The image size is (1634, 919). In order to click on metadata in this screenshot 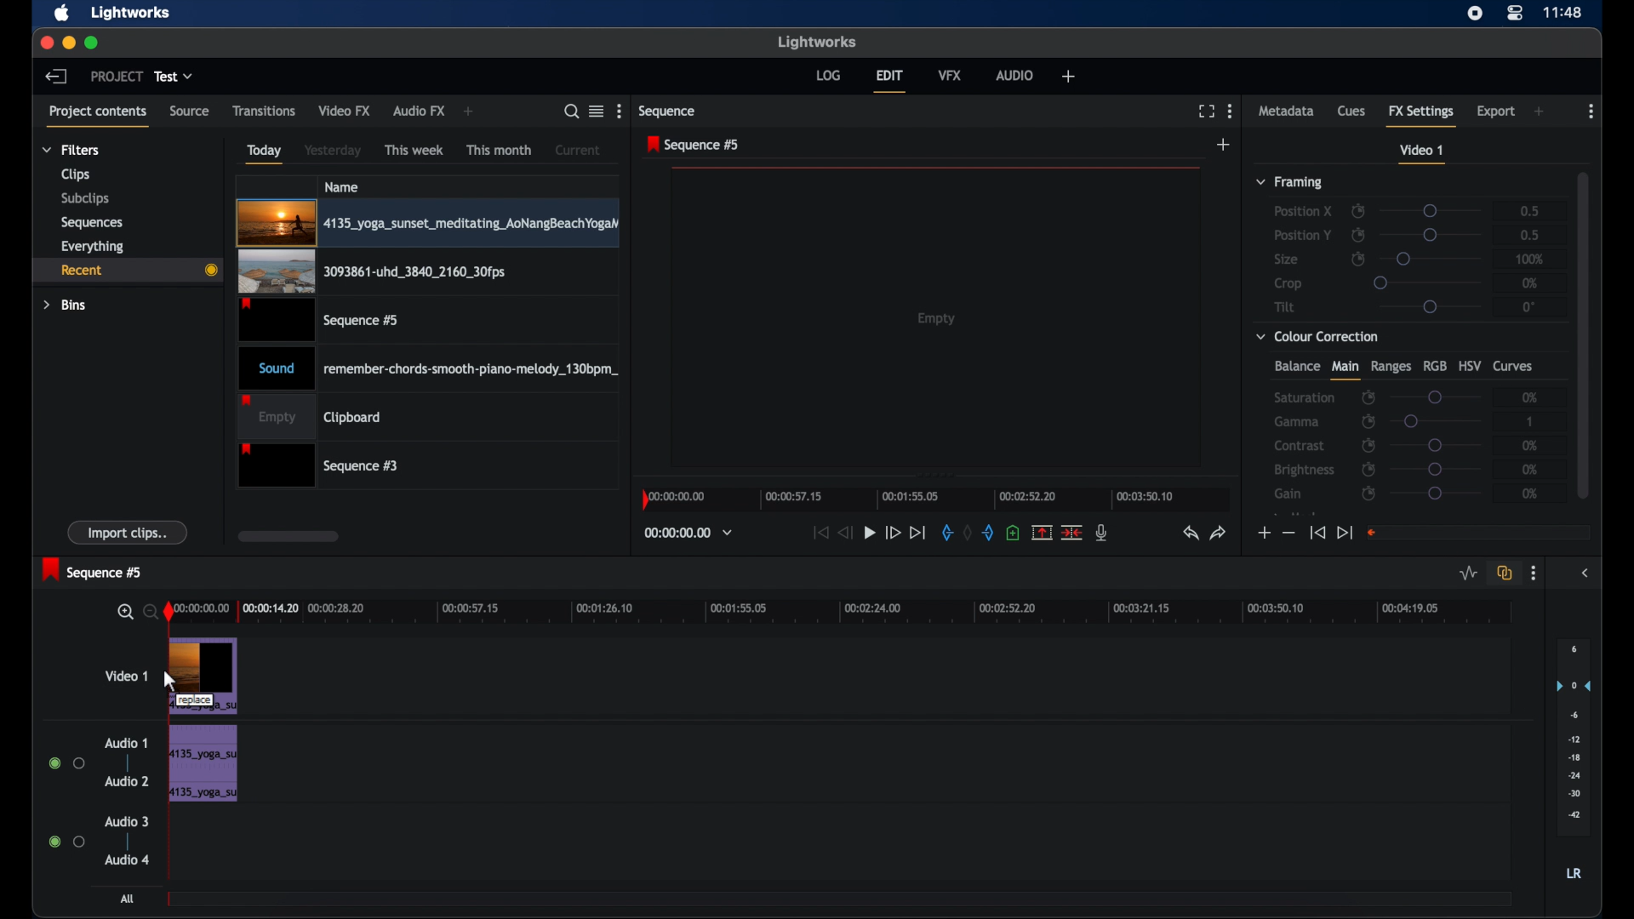, I will do `click(1287, 111)`.